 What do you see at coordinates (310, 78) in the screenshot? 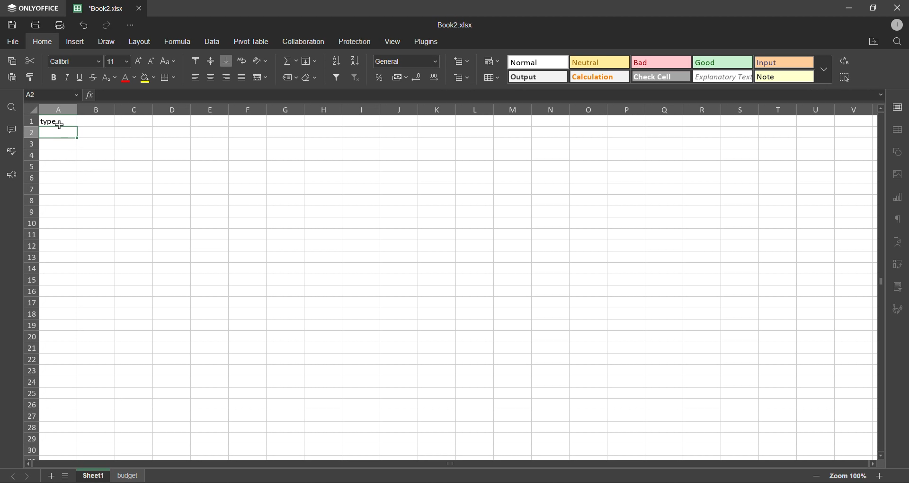
I see `clear` at bounding box center [310, 78].